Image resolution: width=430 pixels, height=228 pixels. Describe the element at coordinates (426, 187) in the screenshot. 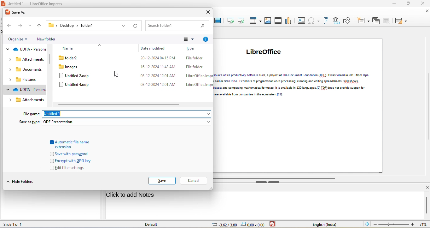

I see `close` at that location.